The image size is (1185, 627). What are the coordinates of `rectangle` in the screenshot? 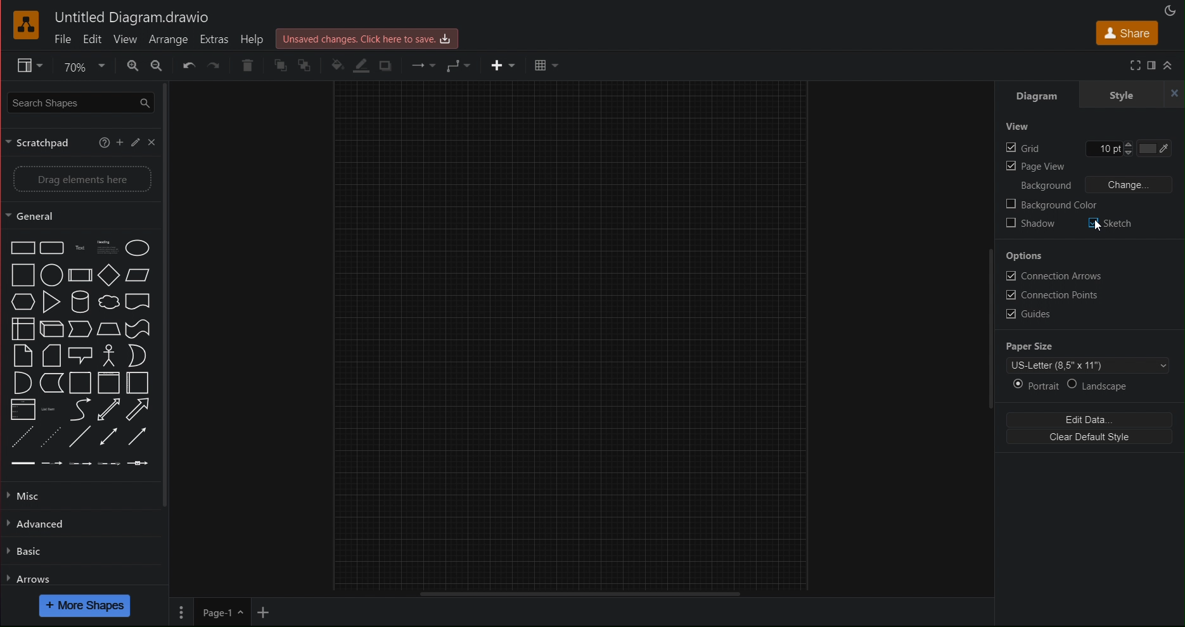 It's located at (22, 248).